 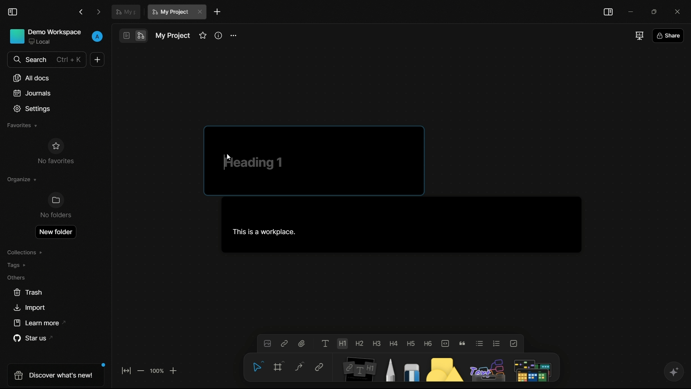 What do you see at coordinates (498, 342) in the screenshot?
I see `numbered list` at bounding box center [498, 342].